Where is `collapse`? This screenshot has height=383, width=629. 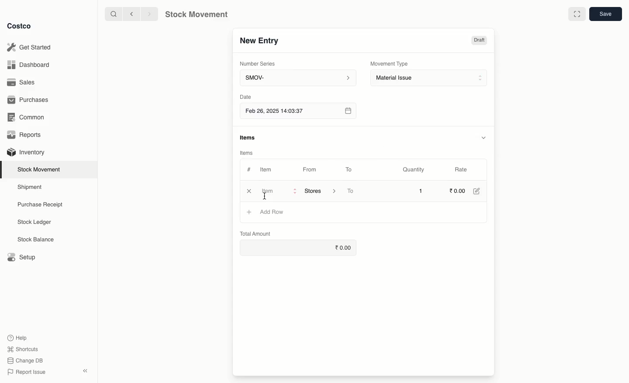 collapse is located at coordinates (85, 370).